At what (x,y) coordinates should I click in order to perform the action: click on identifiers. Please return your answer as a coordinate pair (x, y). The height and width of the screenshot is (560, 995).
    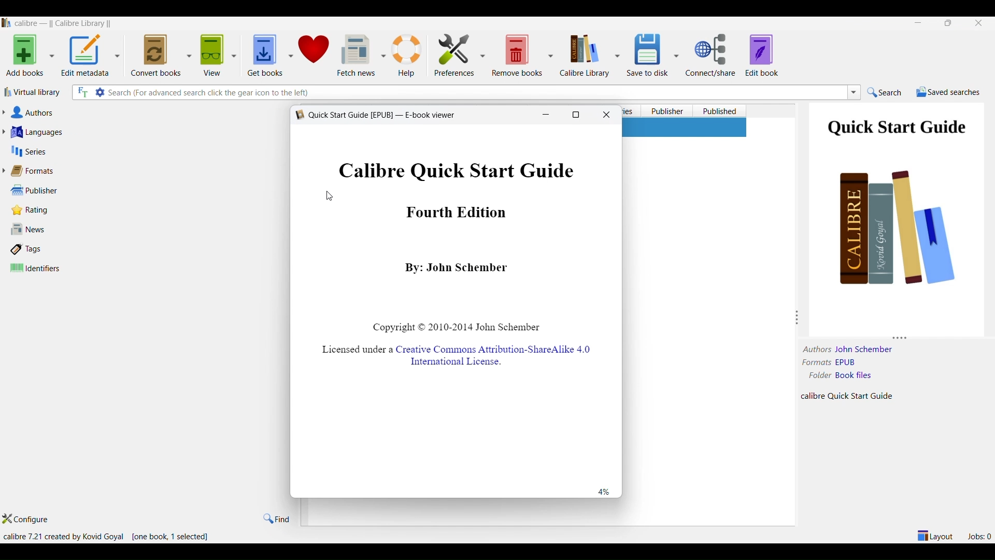
    Looking at the image, I should click on (145, 269).